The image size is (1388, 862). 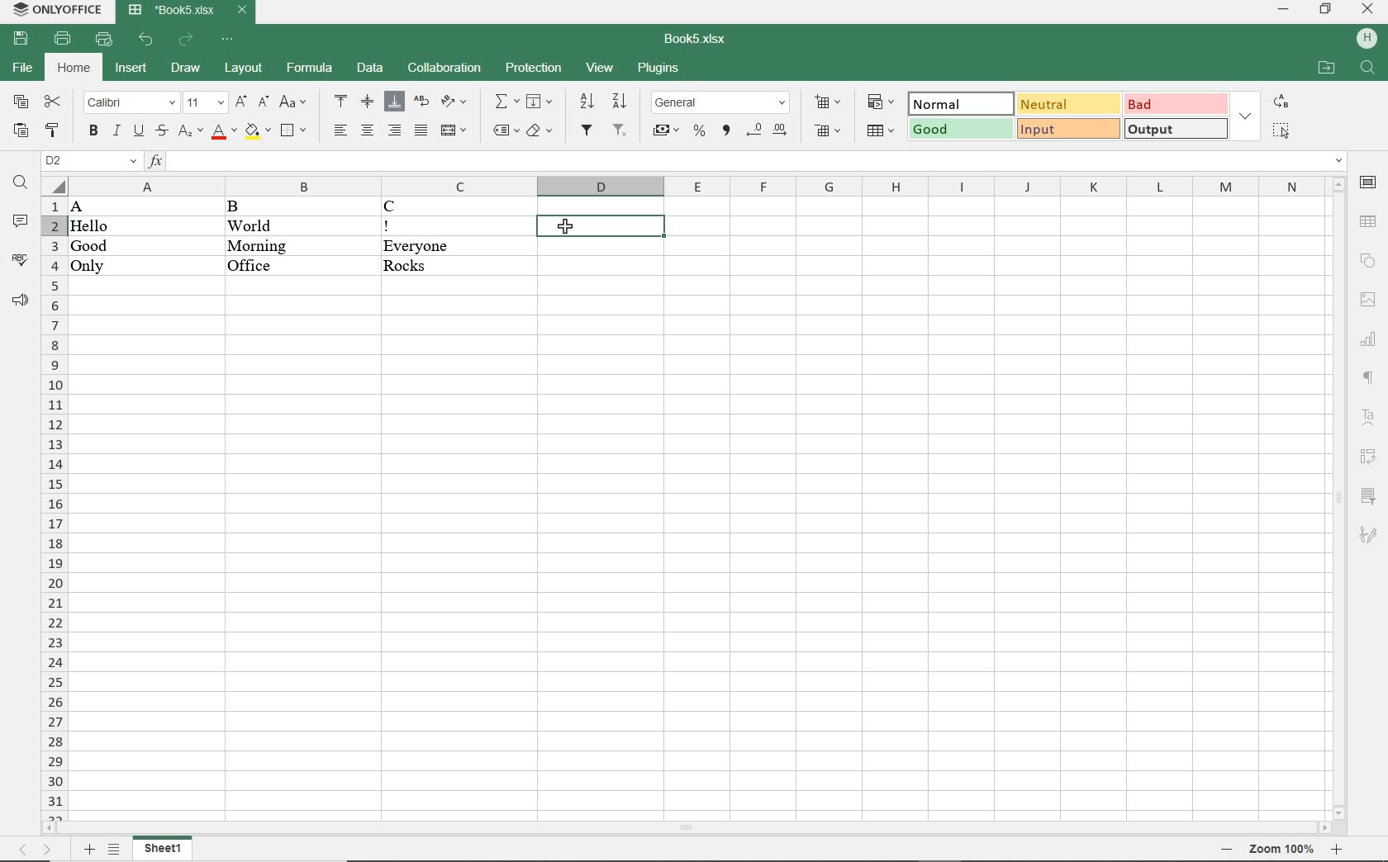 What do you see at coordinates (530, 67) in the screenshot?
I see `PROTECTION` at bounding box center [530, 67].